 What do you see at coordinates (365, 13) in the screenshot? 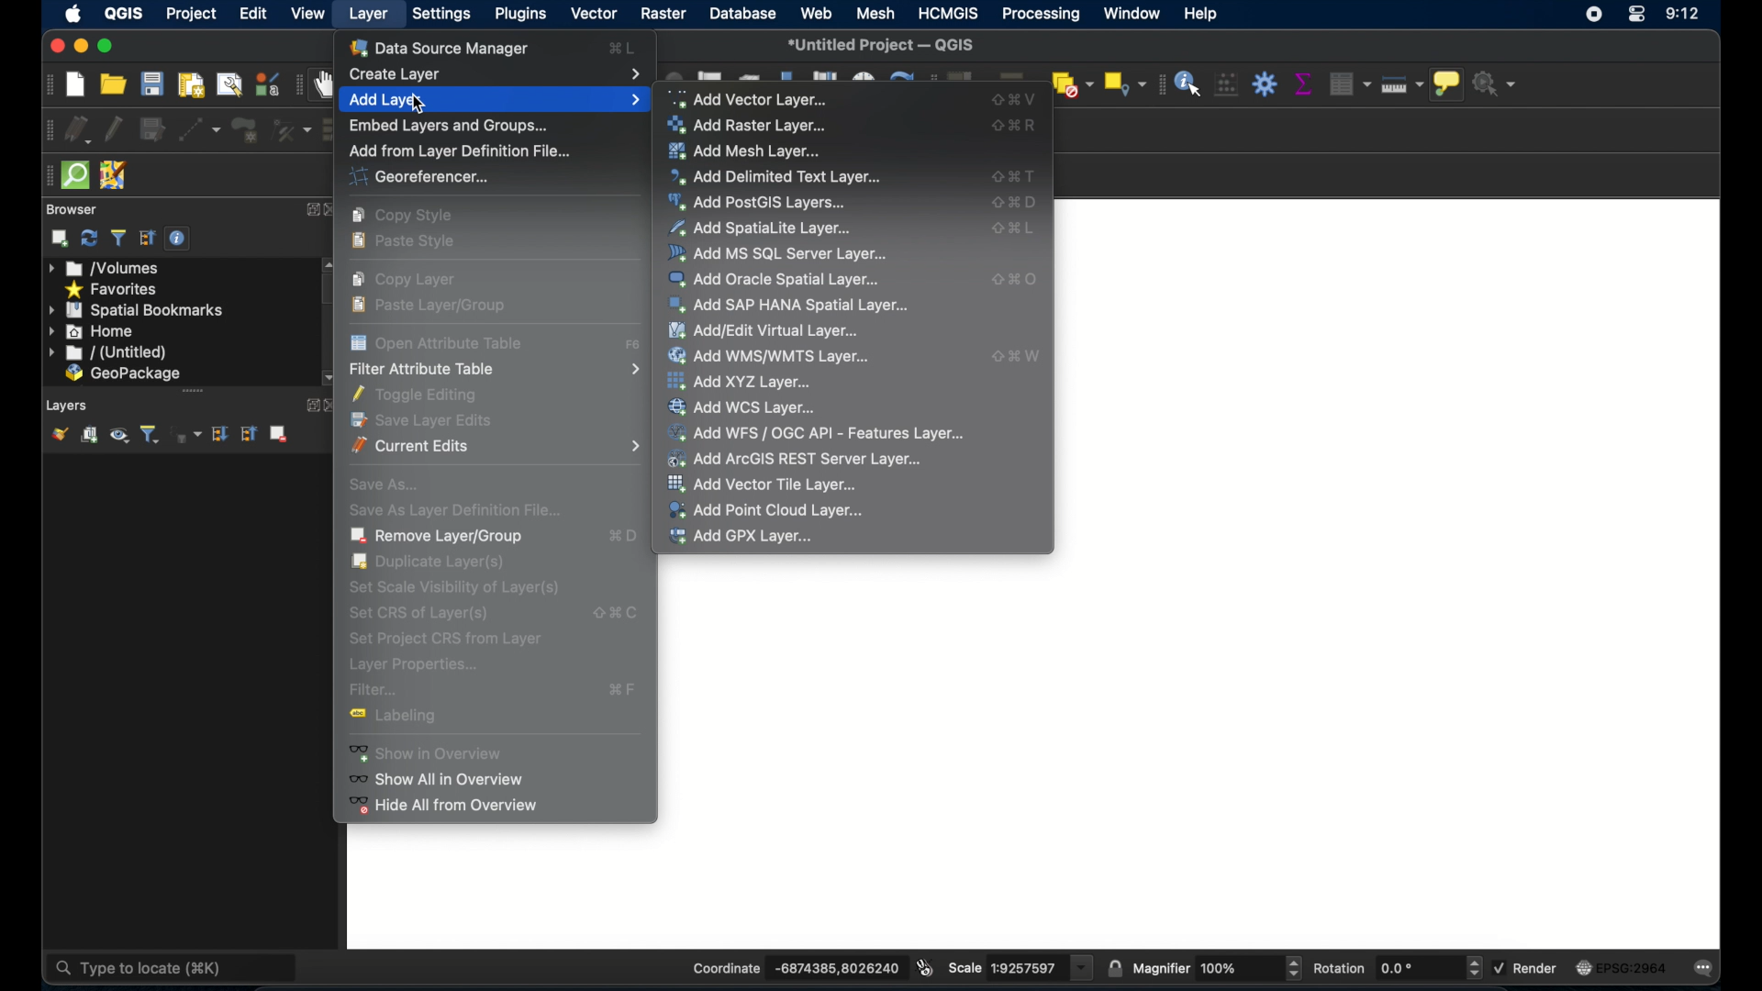
I see `layer` at bounding box center [365, 13].